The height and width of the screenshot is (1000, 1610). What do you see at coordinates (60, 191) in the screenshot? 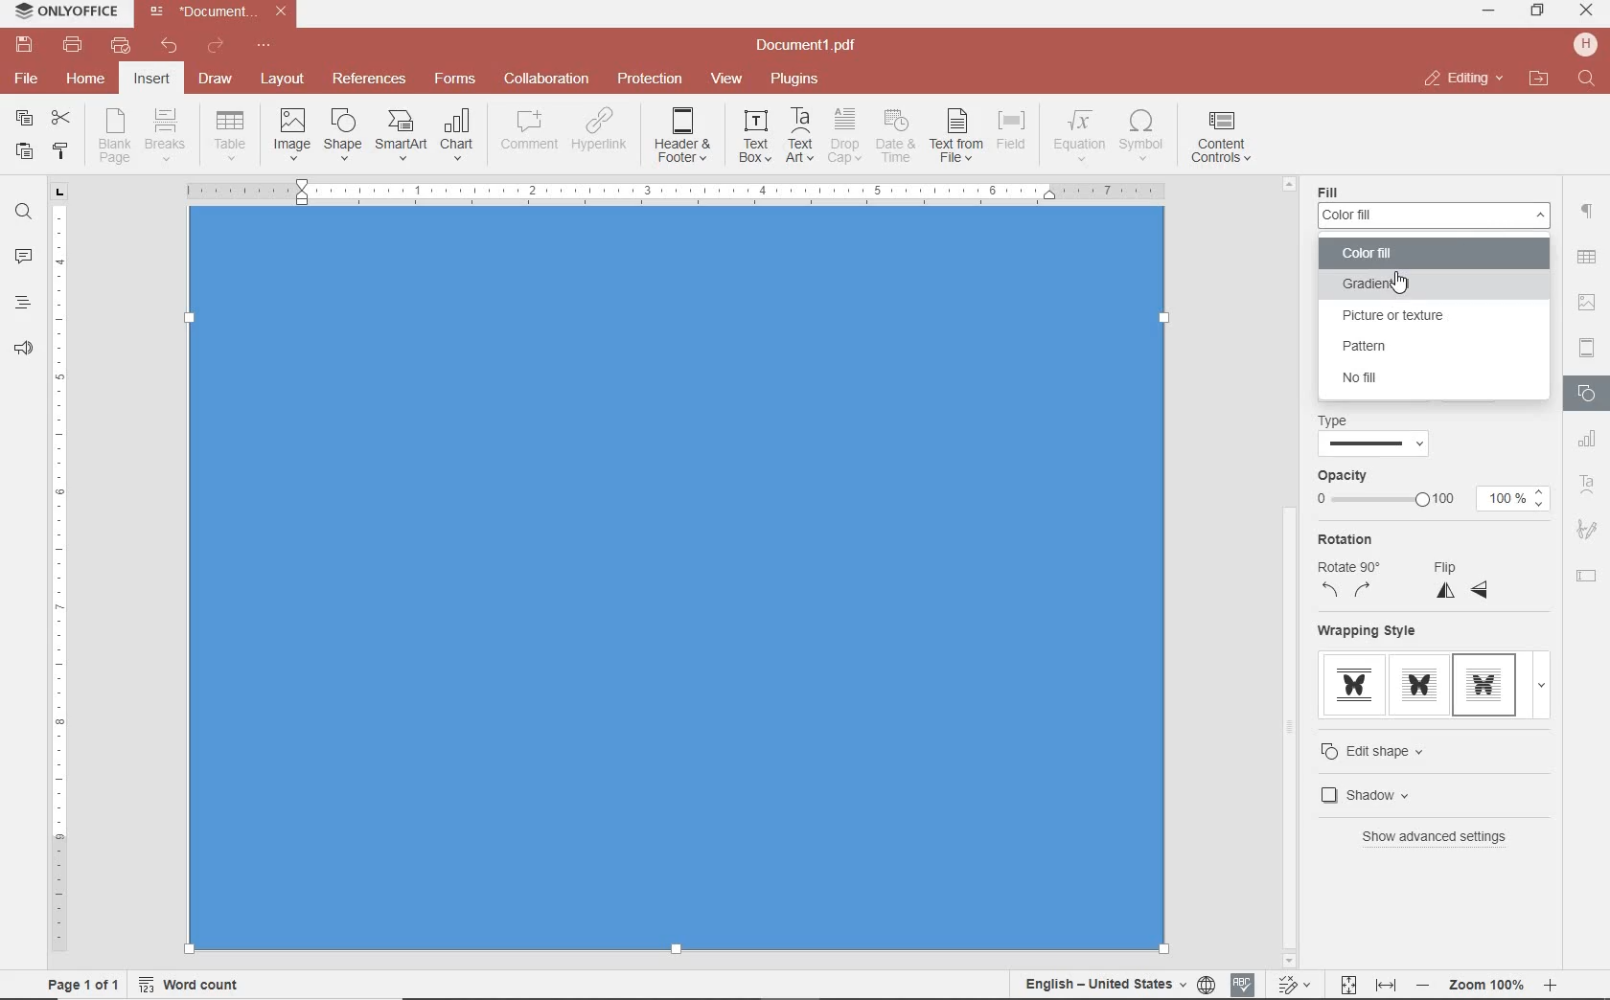
I see `tab stop` at bounding box center [60, 191].